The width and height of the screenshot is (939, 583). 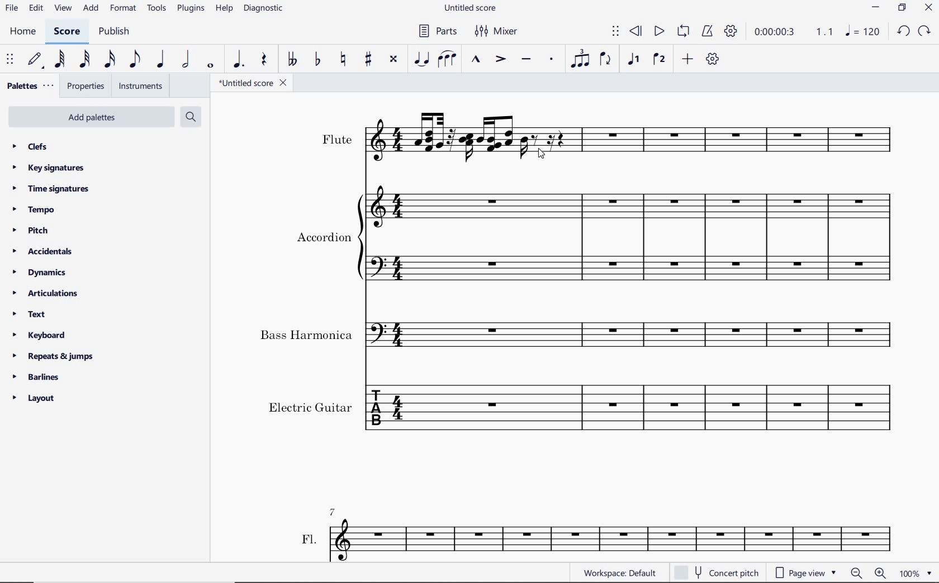 I want to click on page view, so click(x=808, y=571).